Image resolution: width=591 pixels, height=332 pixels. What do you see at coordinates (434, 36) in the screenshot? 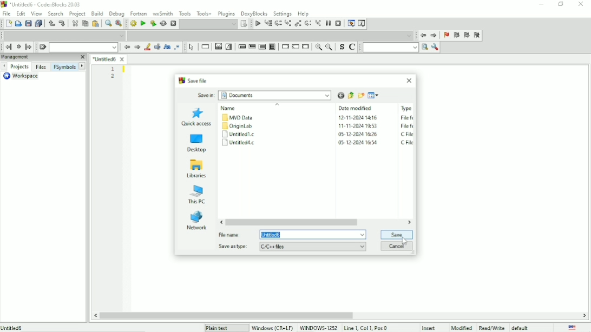
I see `Jump forward` at bounding box center [434, 36].